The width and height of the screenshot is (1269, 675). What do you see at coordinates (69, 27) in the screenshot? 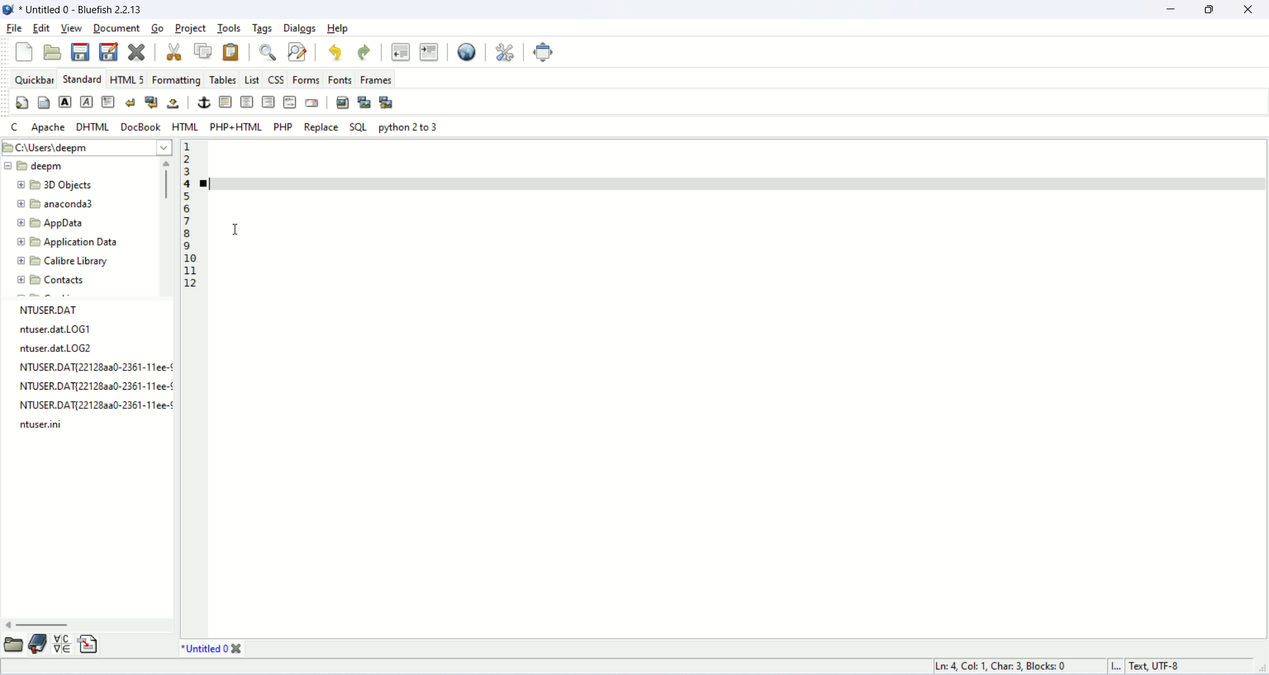
I see `view` at bounding box center [69, 27].